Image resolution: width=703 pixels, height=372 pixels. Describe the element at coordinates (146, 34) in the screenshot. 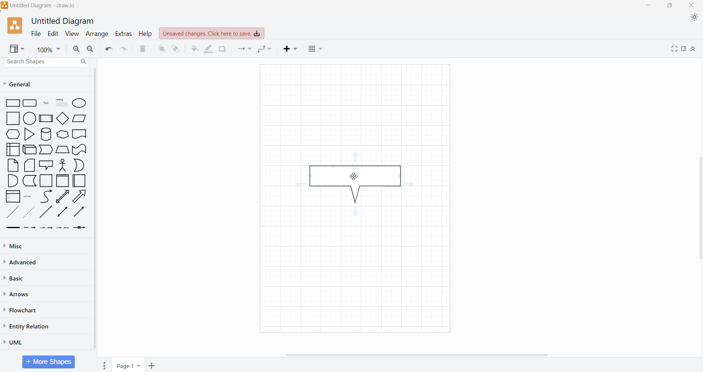

I see `Help` at that location.